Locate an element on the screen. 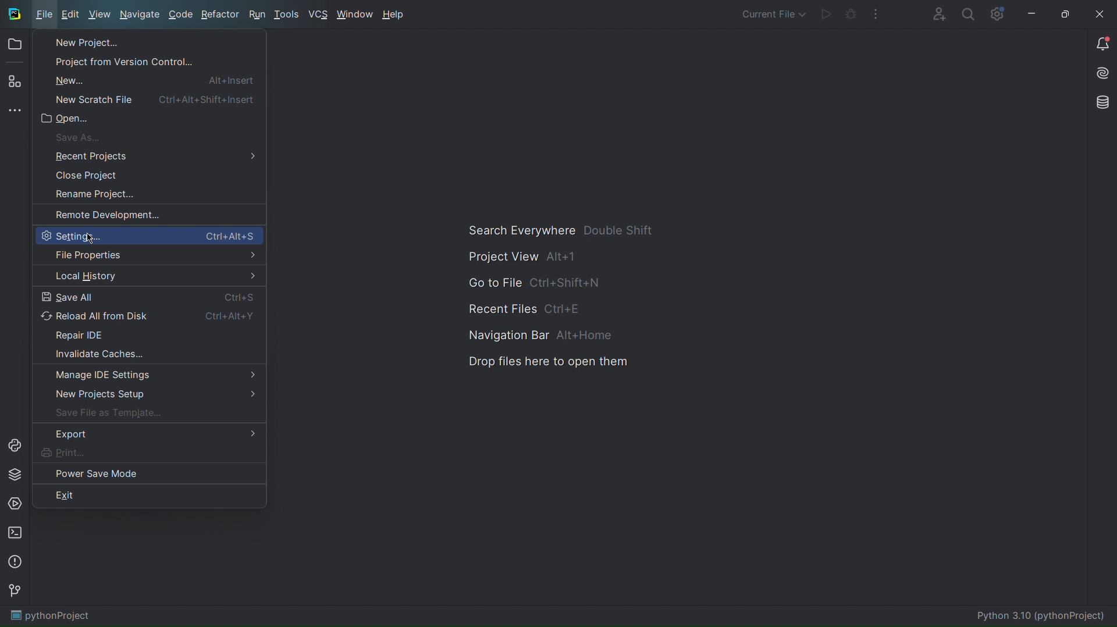 Image resolution: width=1117 pixels, height=627 pixels. Project from Version Control is located at coordinates (114, 62).